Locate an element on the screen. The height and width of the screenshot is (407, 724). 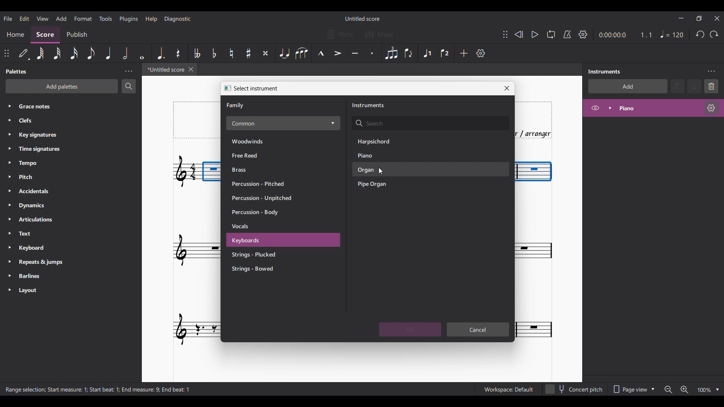
Zoom in is located at coordinates (684, 390).